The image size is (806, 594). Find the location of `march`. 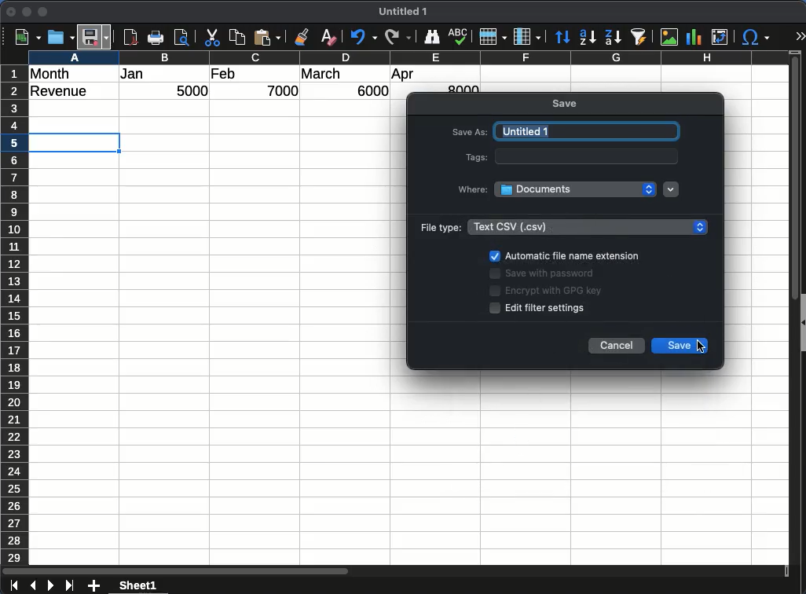

march is located at coordinates (321, 74).